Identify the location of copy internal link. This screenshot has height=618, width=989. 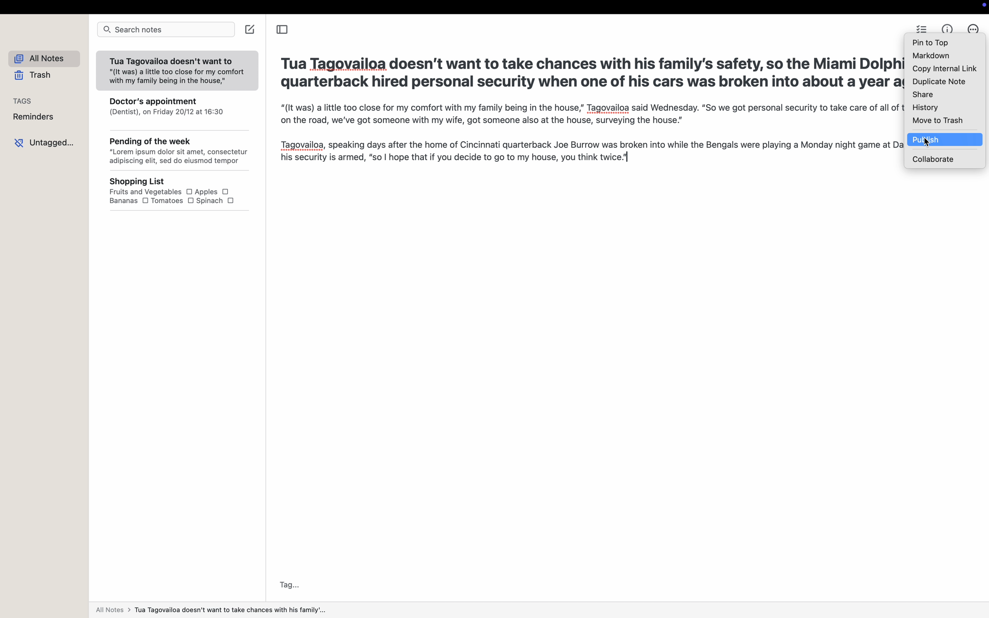
(945, 69).